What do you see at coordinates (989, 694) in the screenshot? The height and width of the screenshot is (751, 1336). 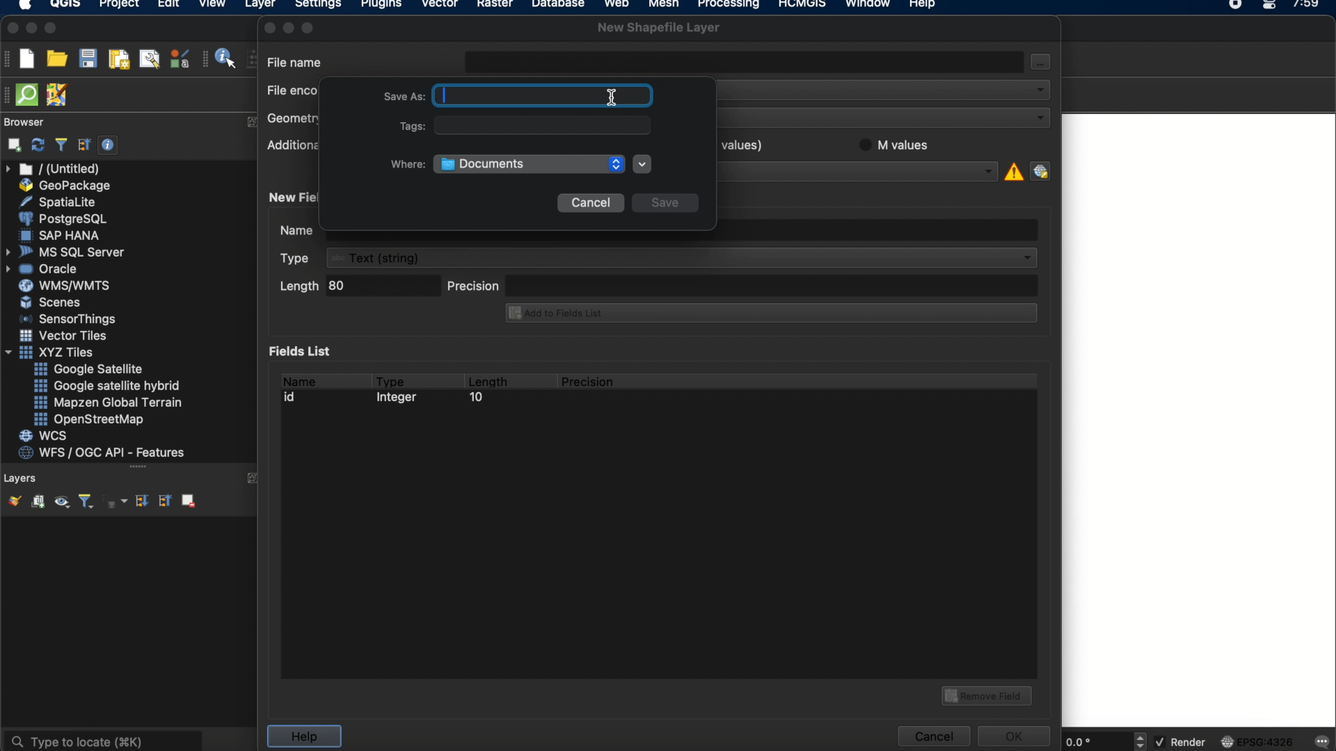 I see `remove field` at bounding box center [989, 694].